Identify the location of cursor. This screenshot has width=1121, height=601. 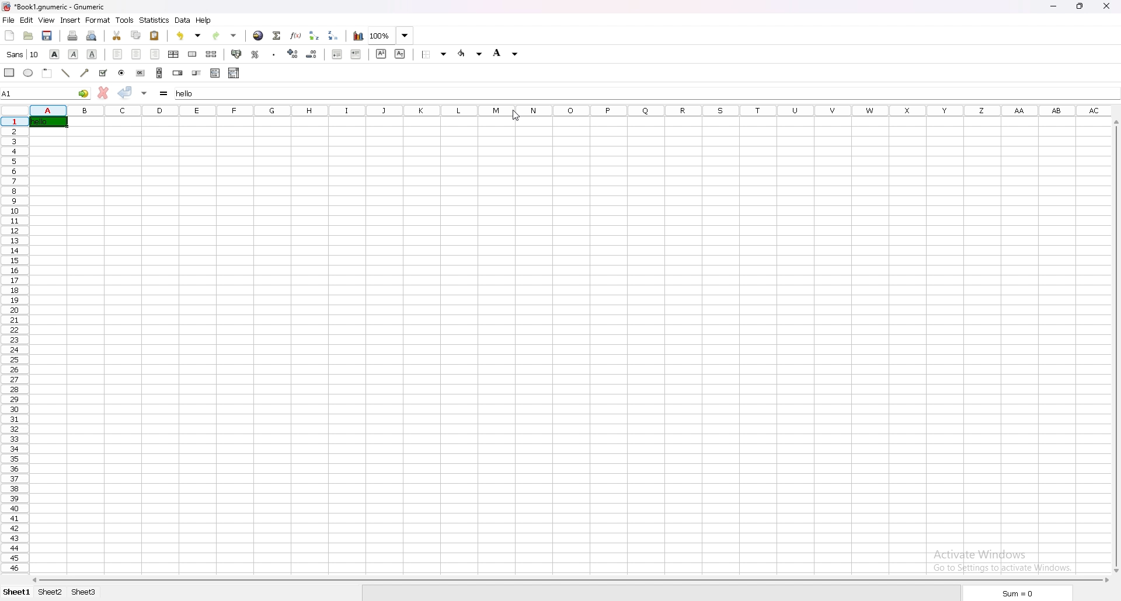
(515, 116).